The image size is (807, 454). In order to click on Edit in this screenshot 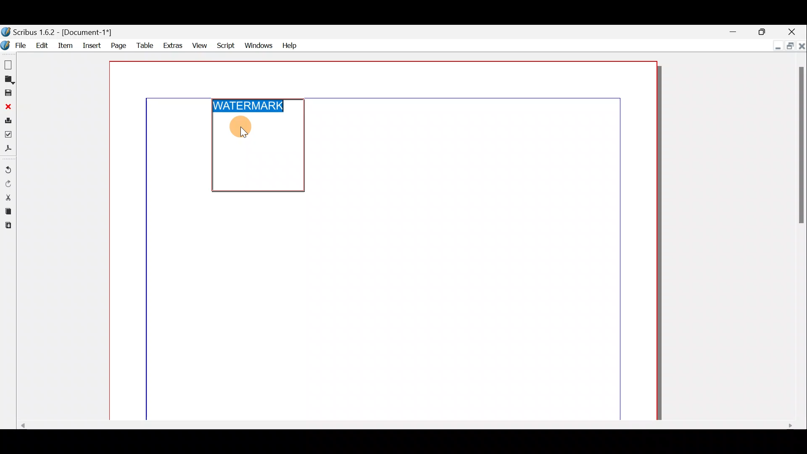, I will do `click(42, 45)`.